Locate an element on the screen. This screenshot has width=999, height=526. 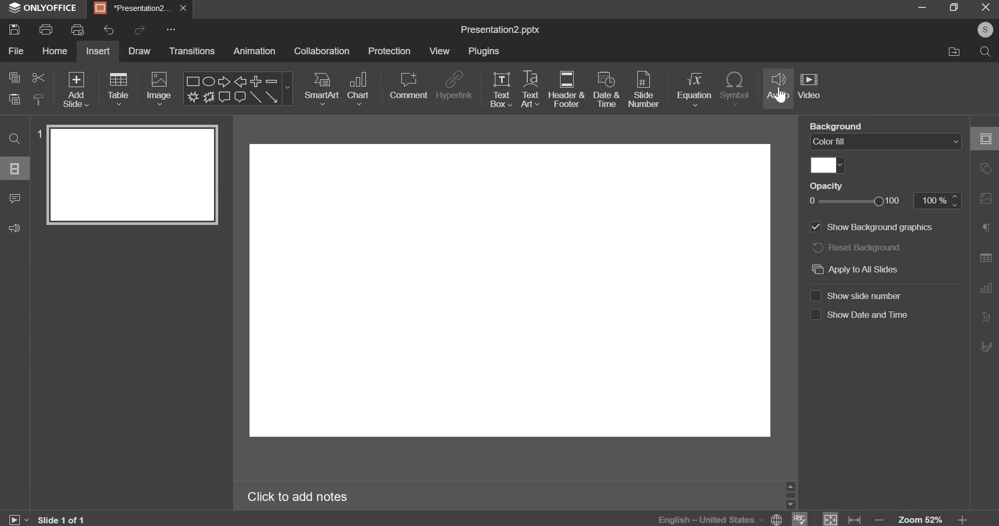
protection is located at coordinates (388, 51).